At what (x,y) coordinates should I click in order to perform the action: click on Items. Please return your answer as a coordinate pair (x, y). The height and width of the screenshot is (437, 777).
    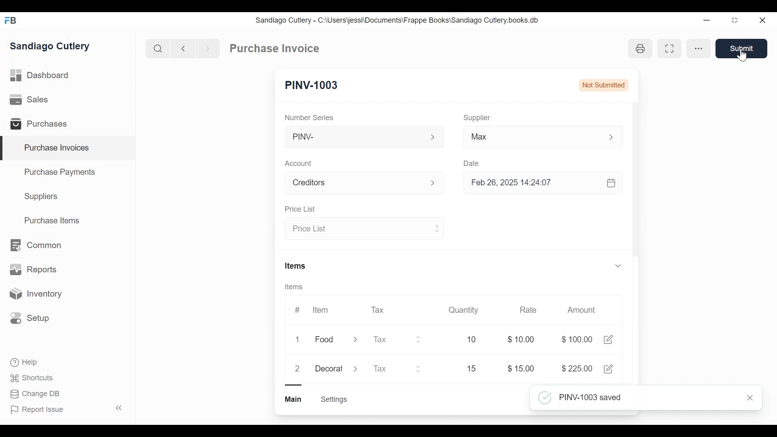
    Looking at the image, I should click on (297, 287).